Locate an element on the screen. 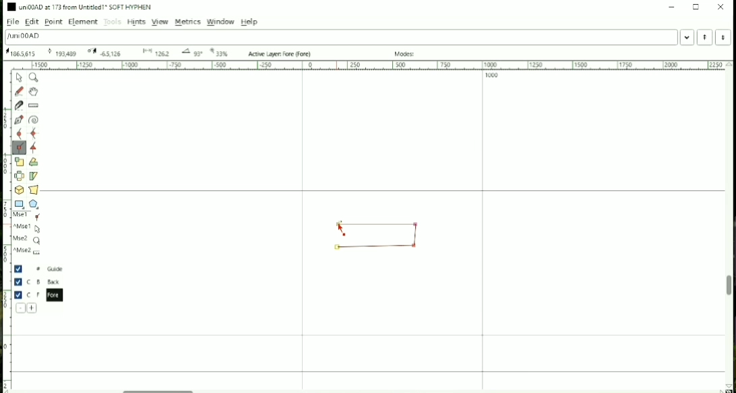  Draw a freehand curve is located at coordinates (19, 91).